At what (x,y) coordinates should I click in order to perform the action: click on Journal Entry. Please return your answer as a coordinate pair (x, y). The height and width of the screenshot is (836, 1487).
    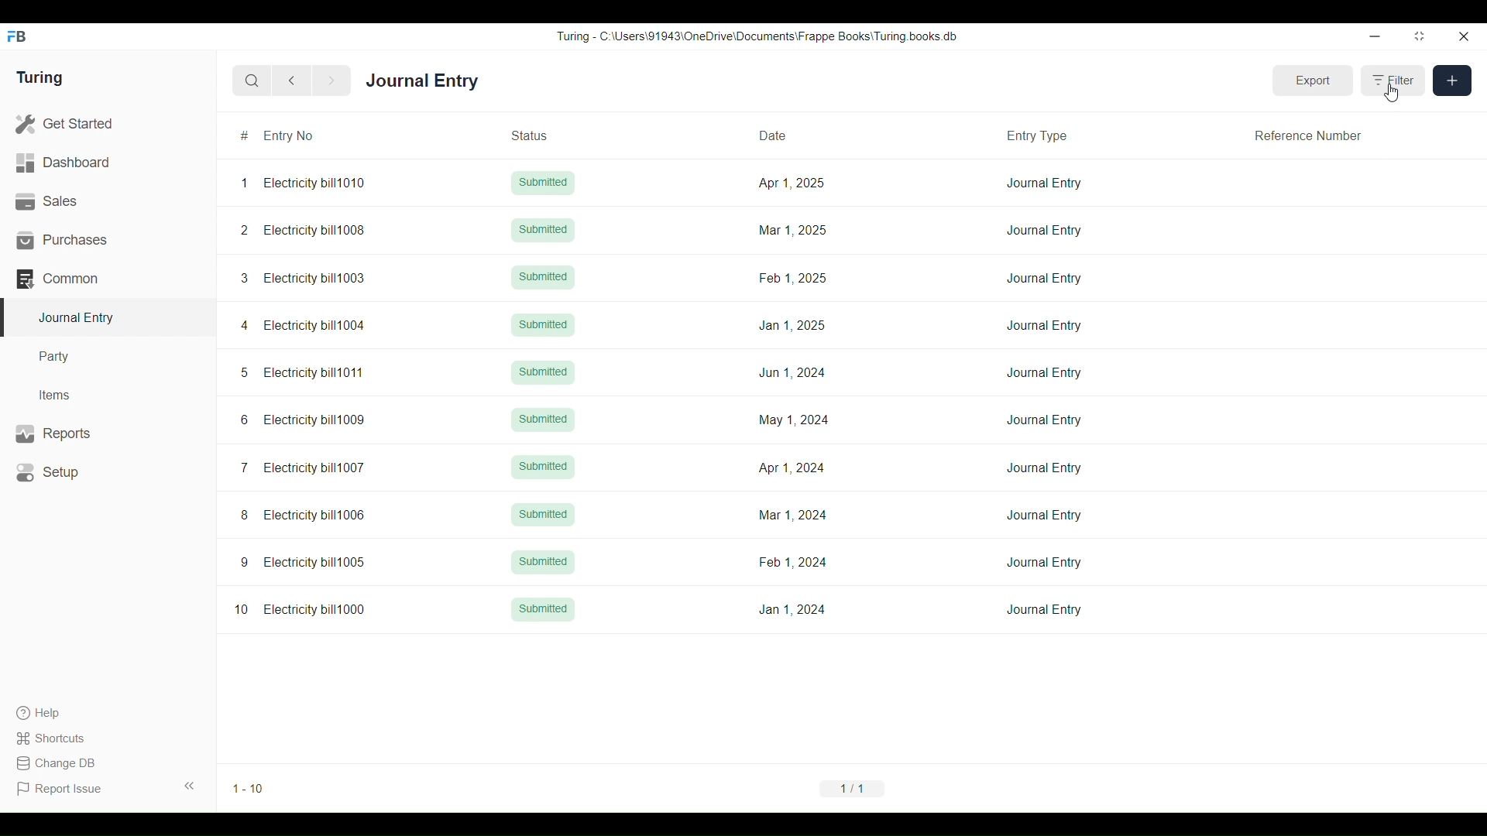
    Looking at the image, I should click on (1045, 420).